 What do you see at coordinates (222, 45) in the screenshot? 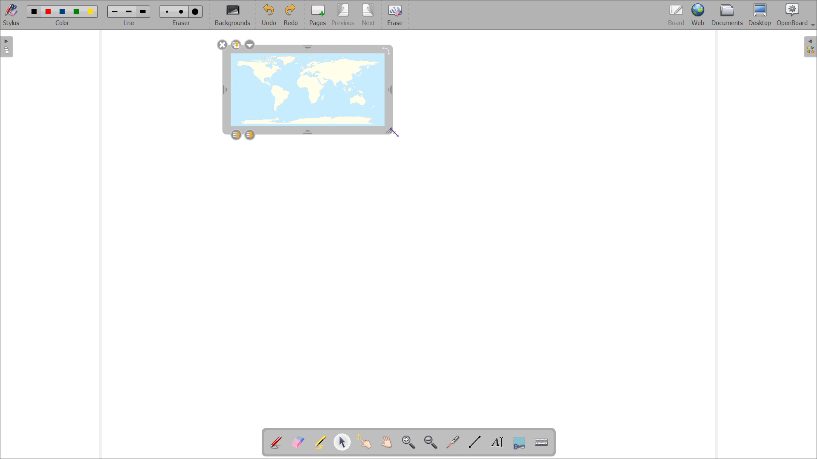
I see `delete` at bounding box center [222, 45].